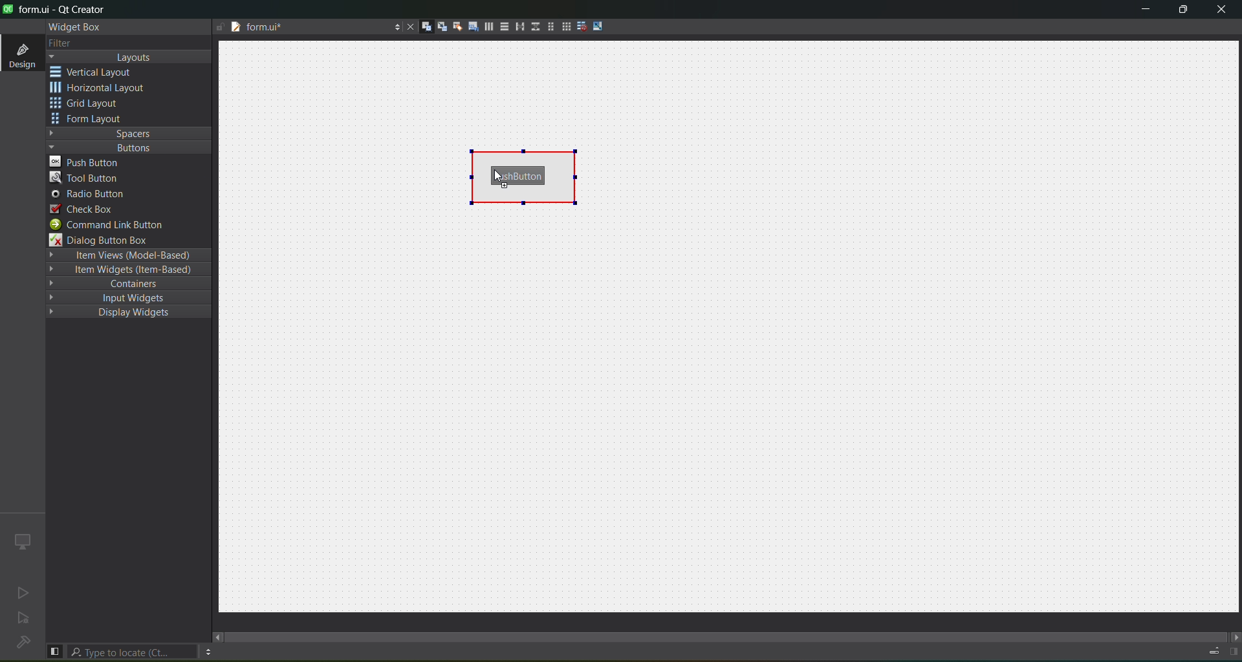 The height and width of the screenshot is (662, 1242). I want to click on no active project, so click(24, 620).